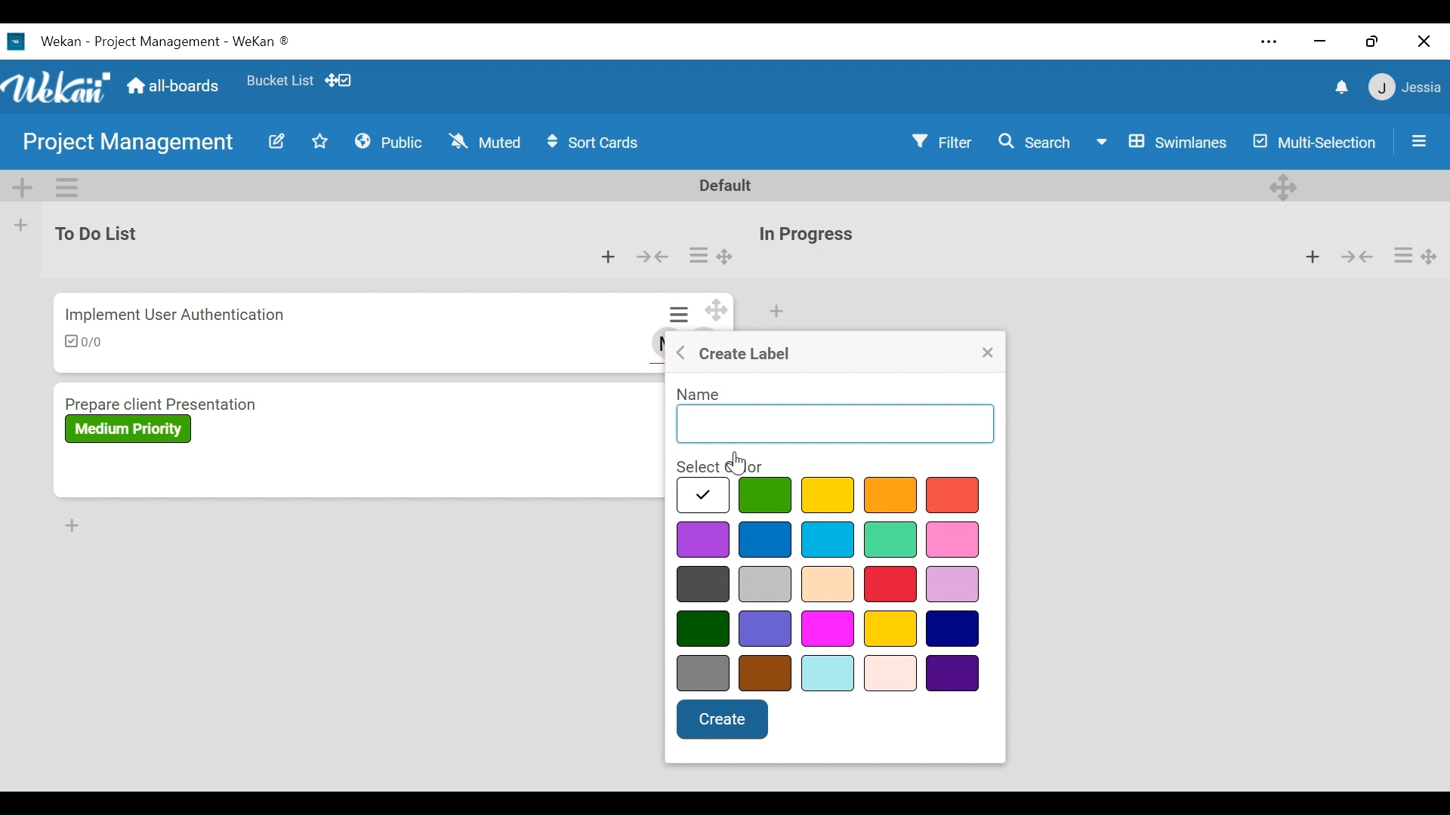 The width and height of the screenshot is (1450, 815). What do you see at coordinates (56, 84) in the screenshot?
I see `Wekan Logo` at bounding box center [56, 84].